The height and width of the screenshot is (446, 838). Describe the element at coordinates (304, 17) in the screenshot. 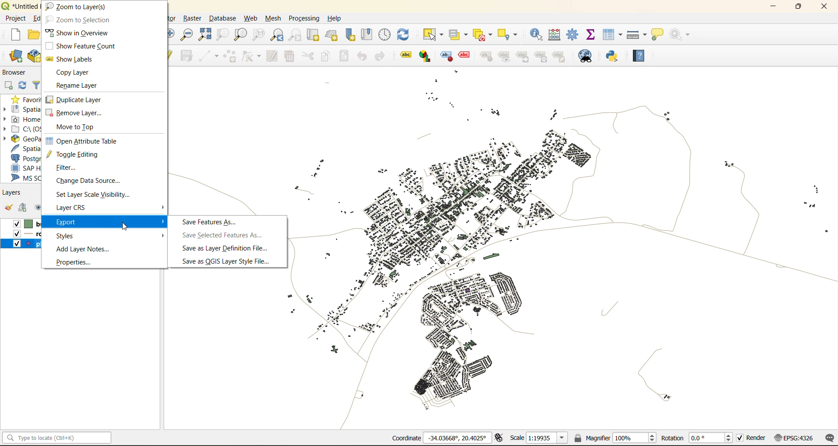

I see `processing` at that location.